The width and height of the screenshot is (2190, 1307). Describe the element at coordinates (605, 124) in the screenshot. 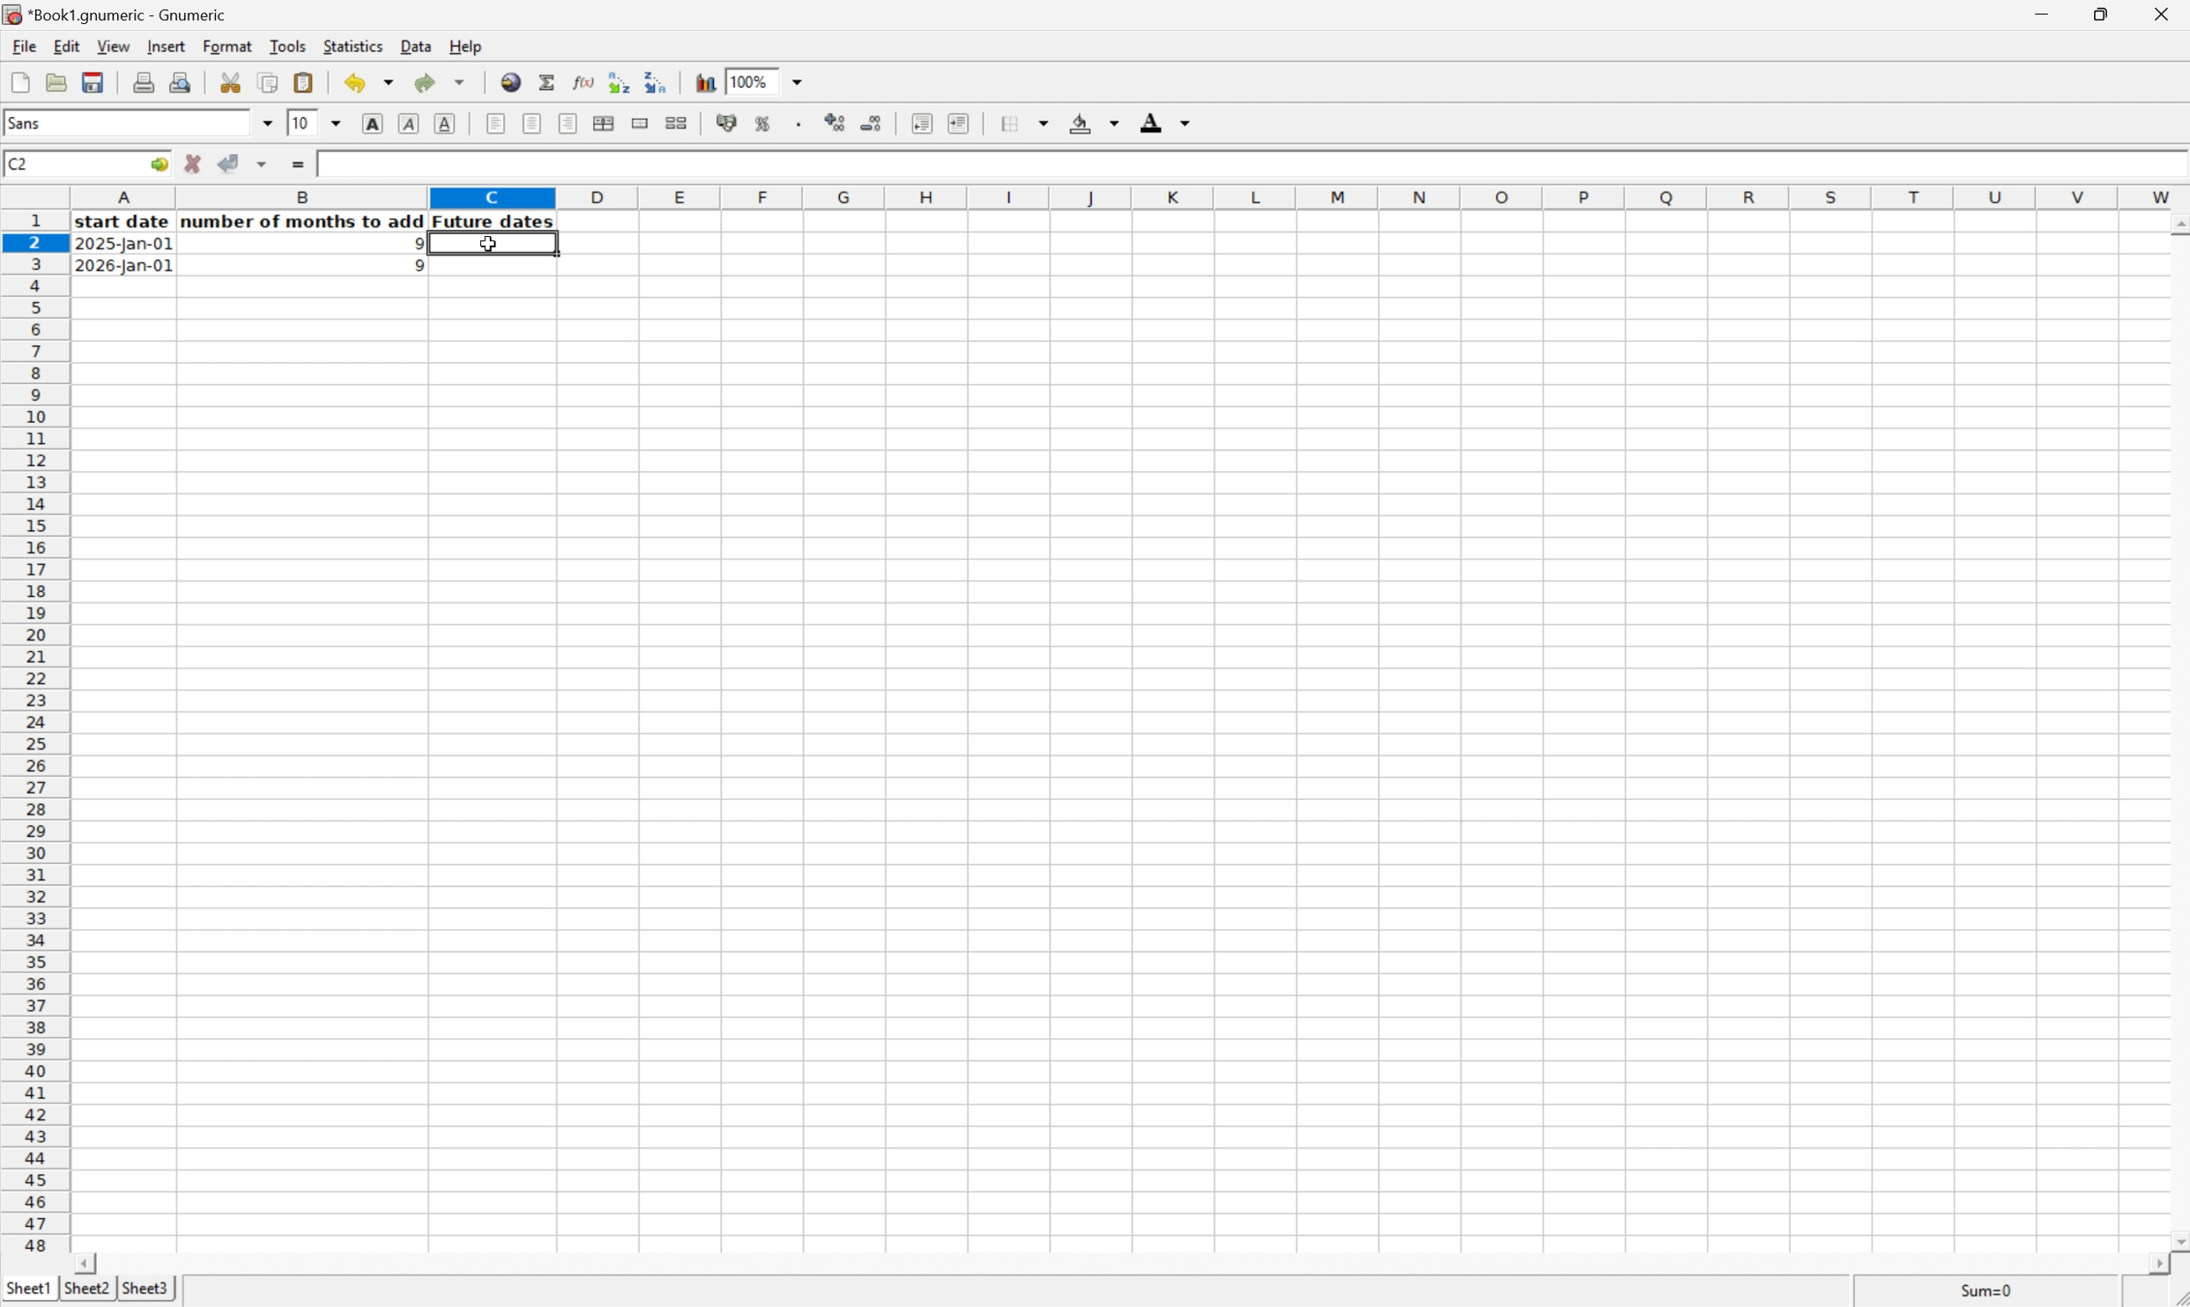

I see `Center horizontally across selection` at that location.